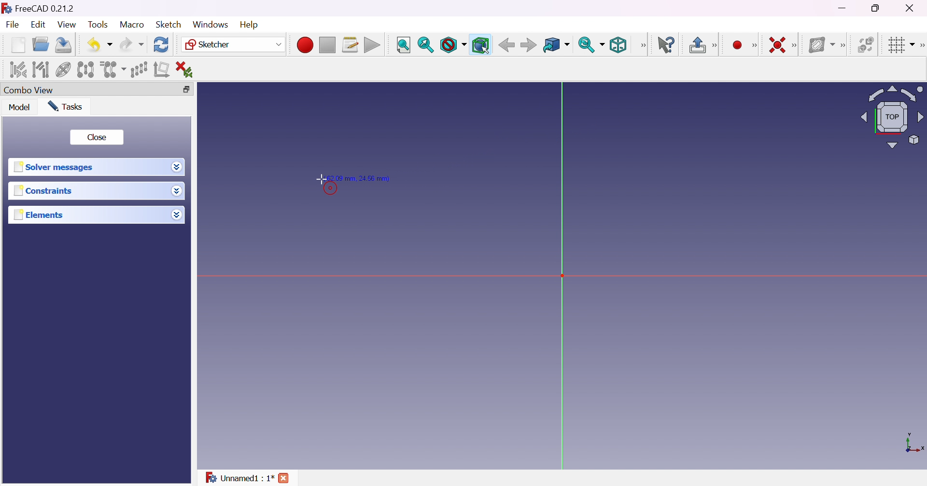  Describe the element at coordinates (506, 44) in the screenshot. I see `Back` at that location.